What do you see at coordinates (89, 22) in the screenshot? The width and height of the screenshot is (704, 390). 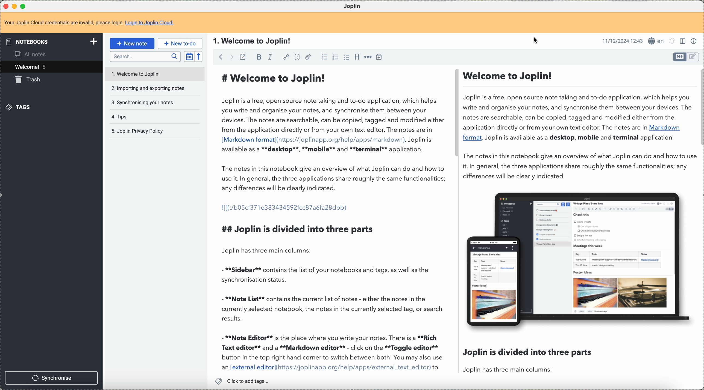 I see `your Joplin Cloud credentials are invalid, please login to Joplin Cloud` at bounding box center [89, 22].